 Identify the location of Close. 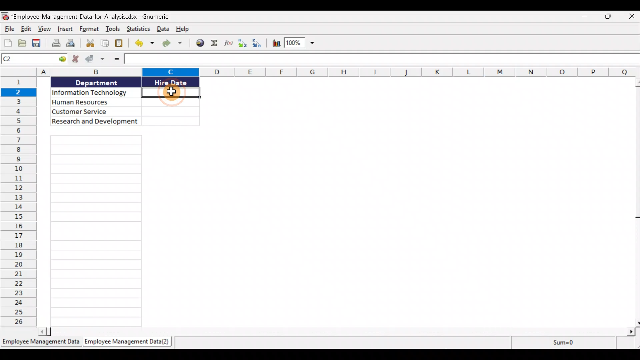
(632, 17).